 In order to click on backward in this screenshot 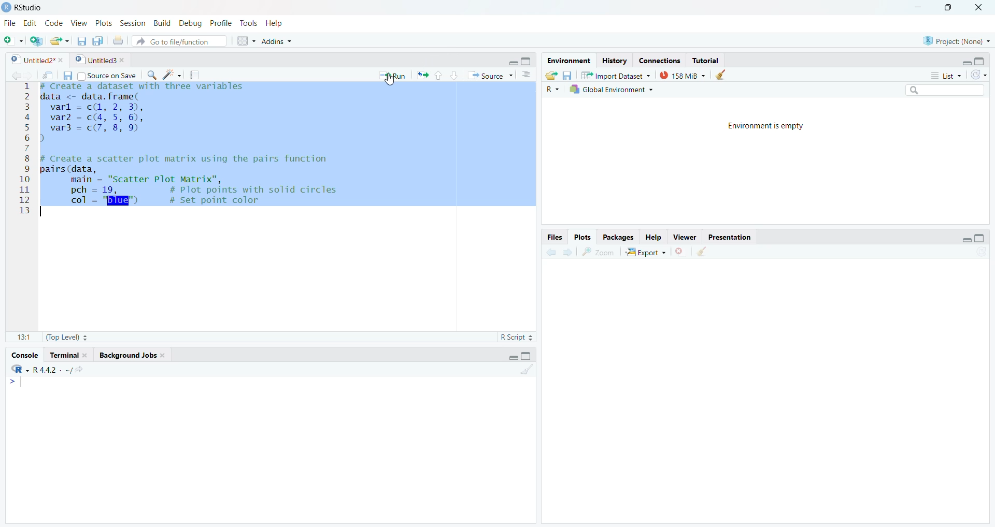, I will do `click(546, 252)`.